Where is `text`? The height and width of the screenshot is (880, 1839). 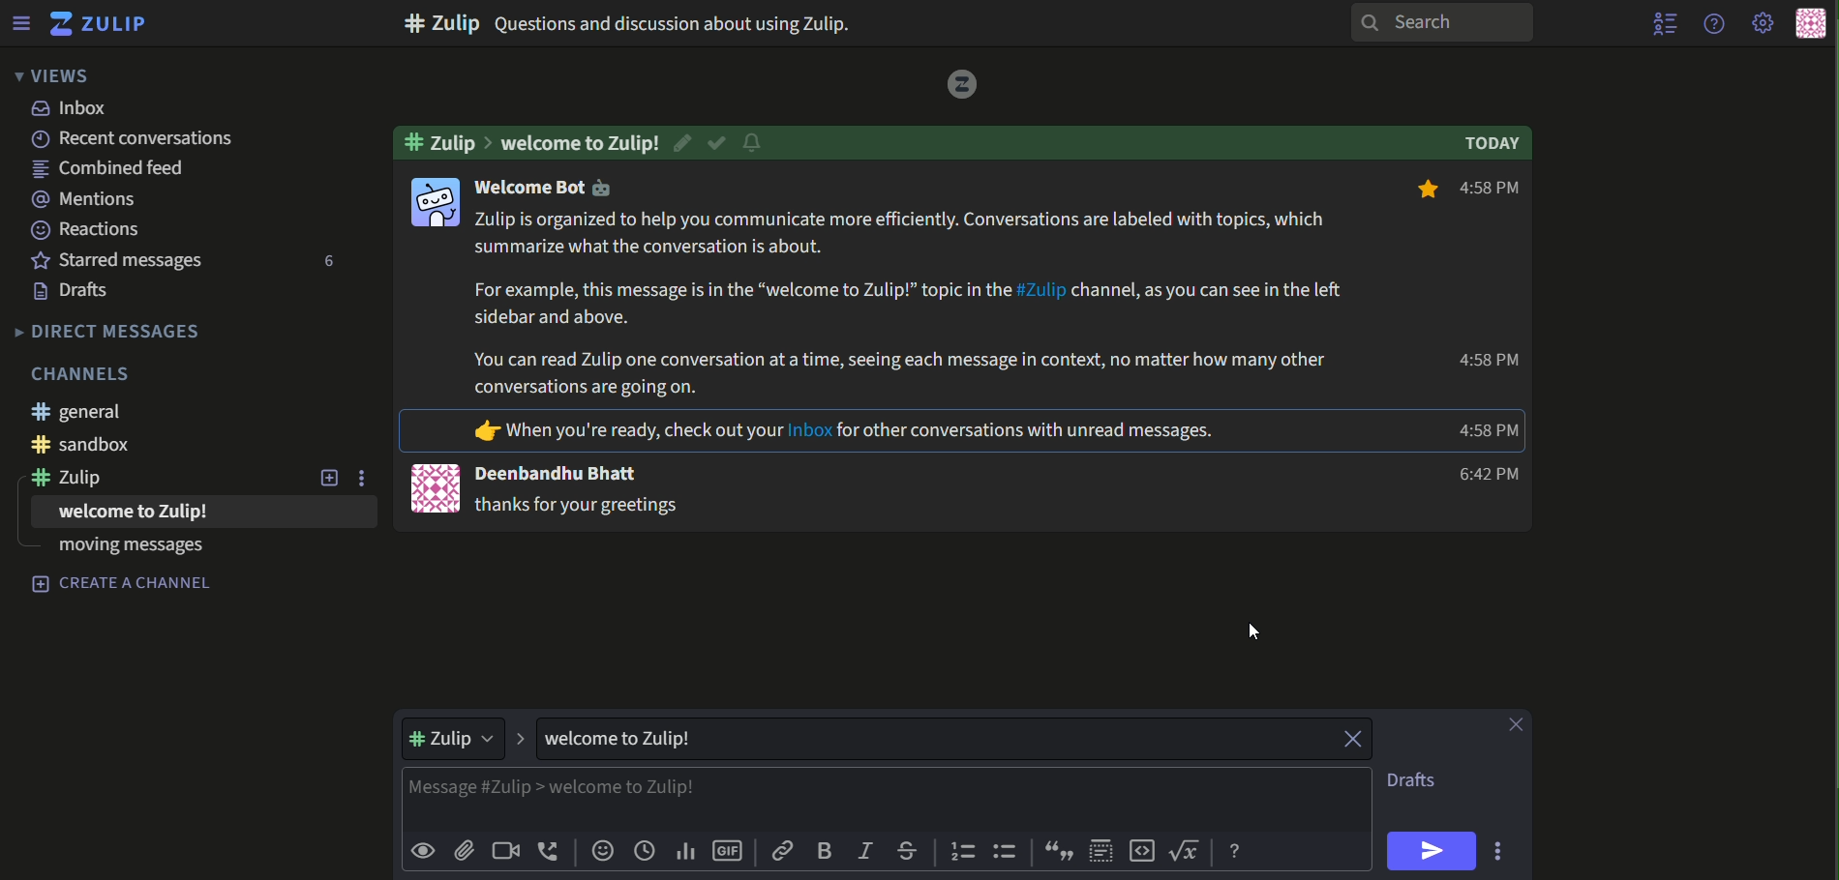 text is located at coordinates (581, 141).